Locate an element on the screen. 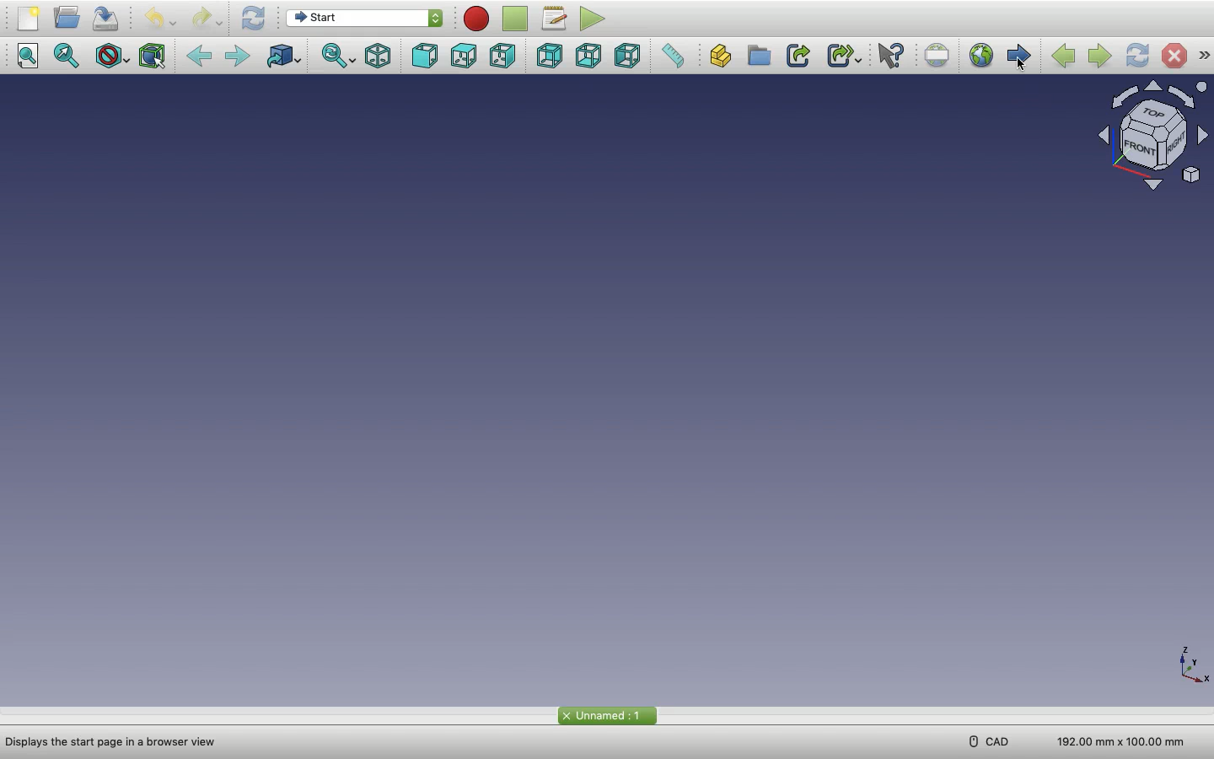  Save is located at coordinates (106, 18).